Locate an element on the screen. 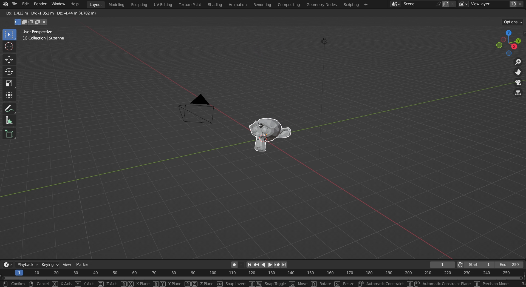  close is located at coordinates (521, 4).